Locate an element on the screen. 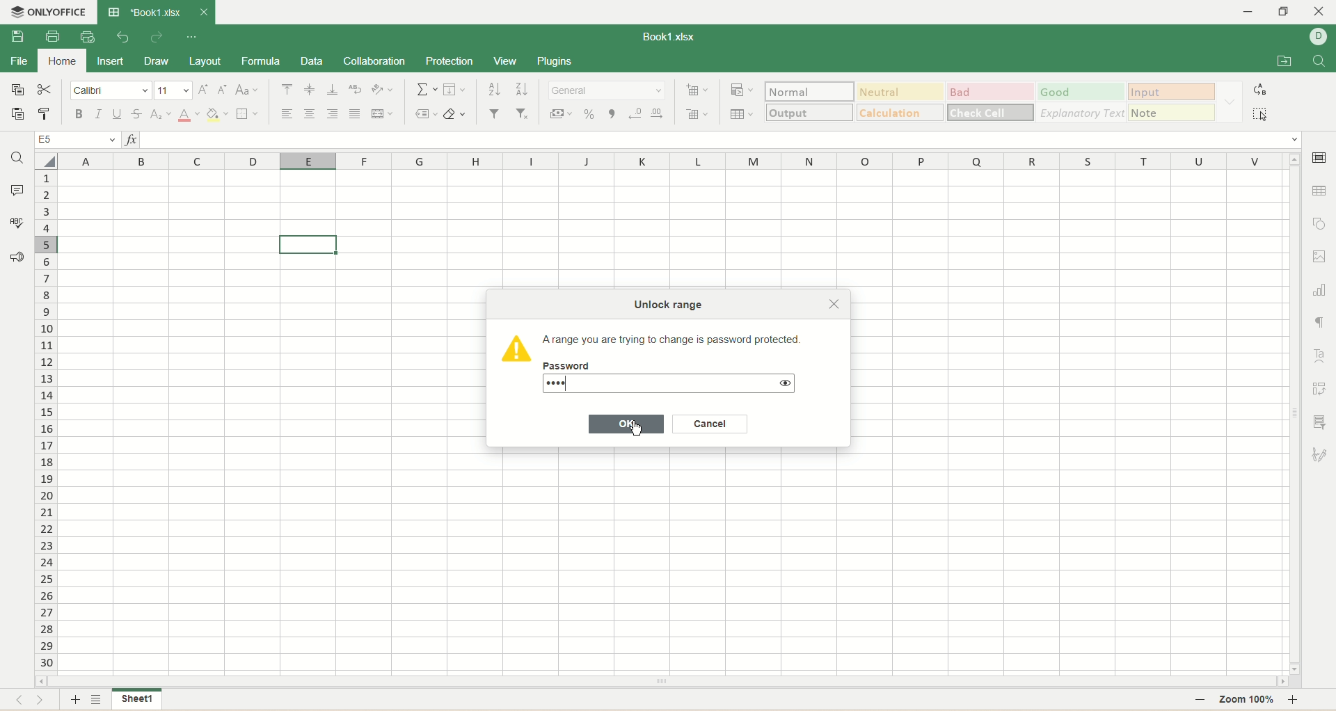 The image size is (1336, 711). italic is located at coordinates (99, 115).